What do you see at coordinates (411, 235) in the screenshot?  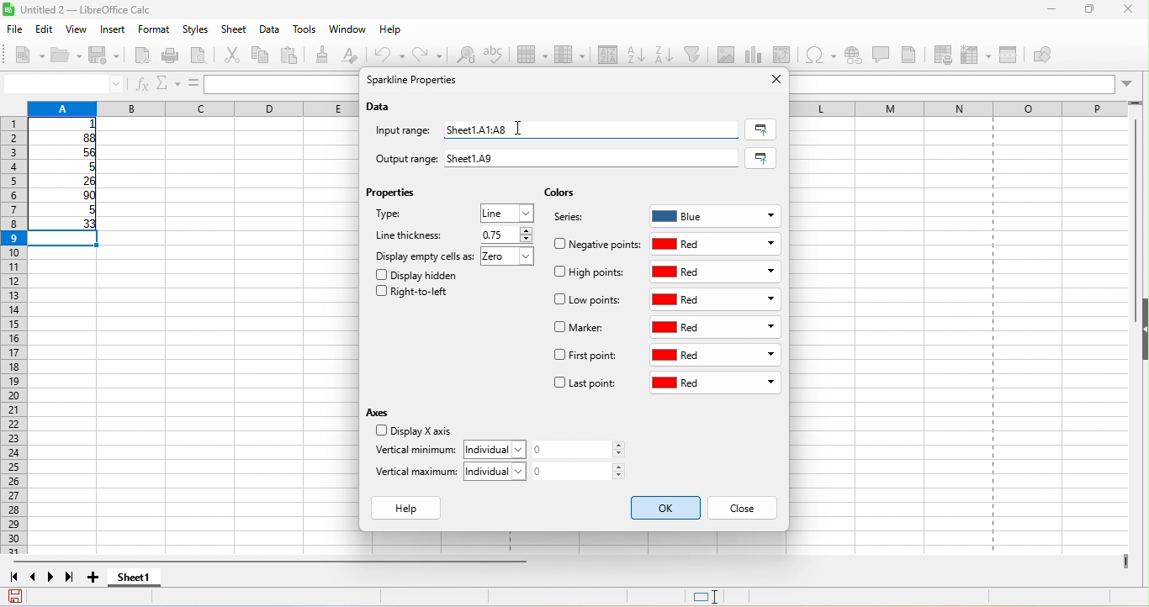 I see `line thickness` at bounding box center [411, 235].